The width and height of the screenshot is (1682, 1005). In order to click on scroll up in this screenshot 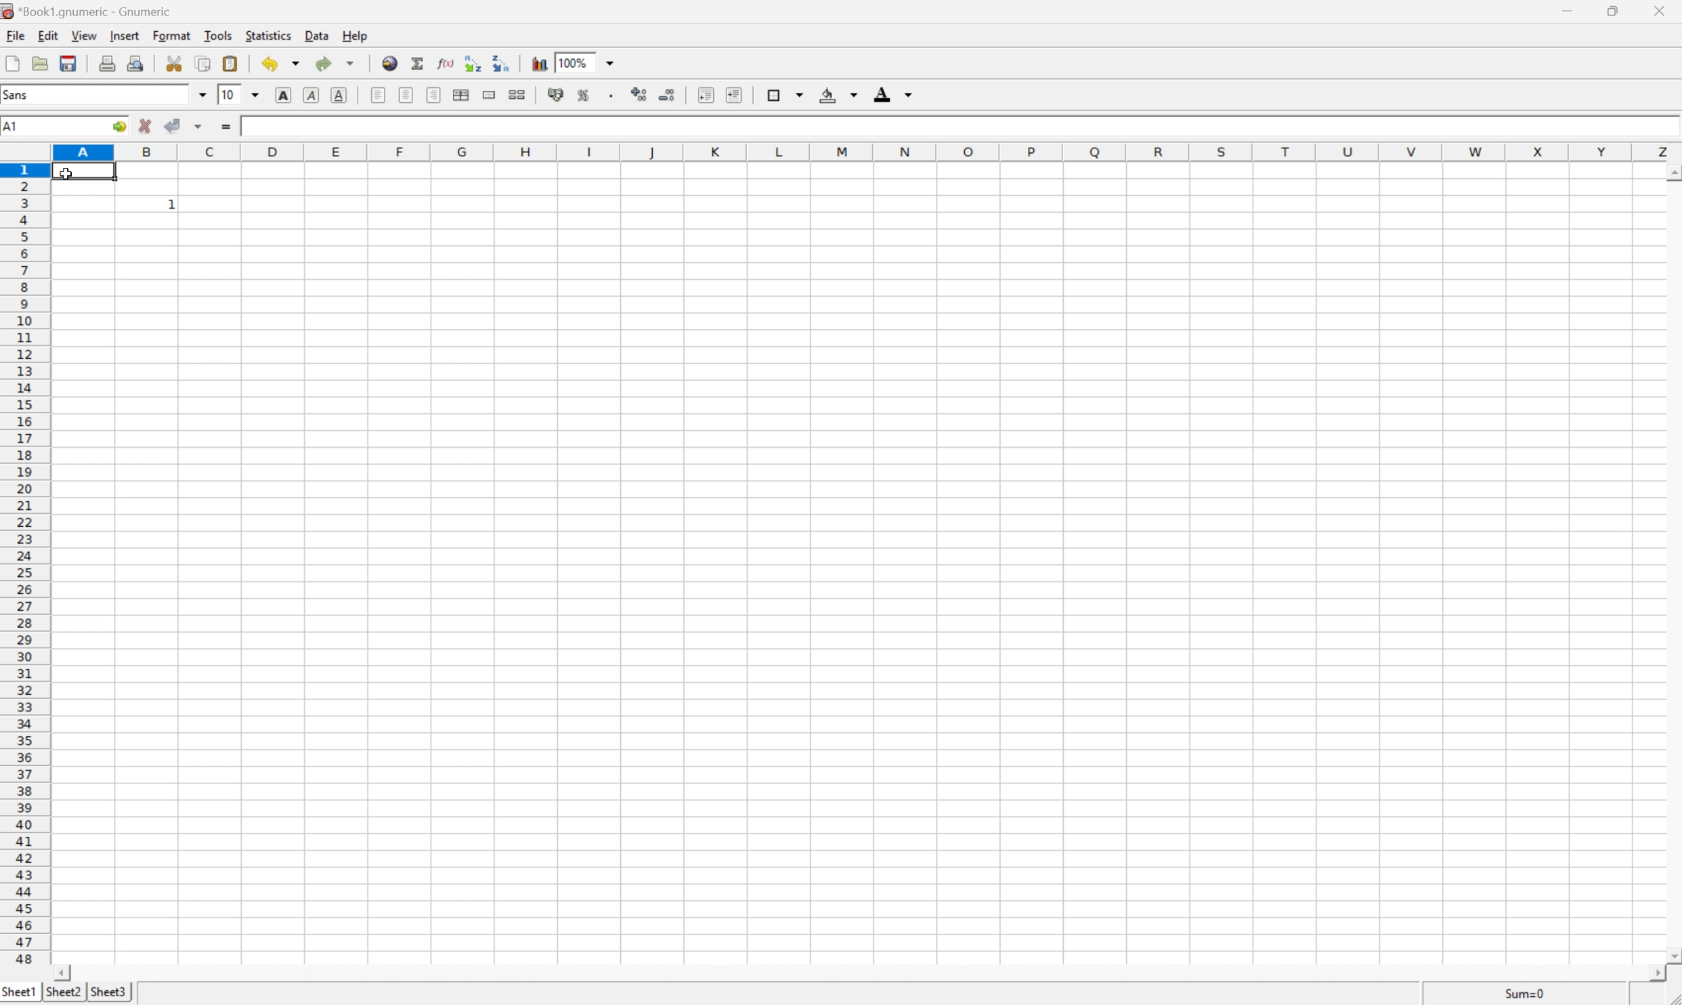, I will do `click(1671, 176)`.